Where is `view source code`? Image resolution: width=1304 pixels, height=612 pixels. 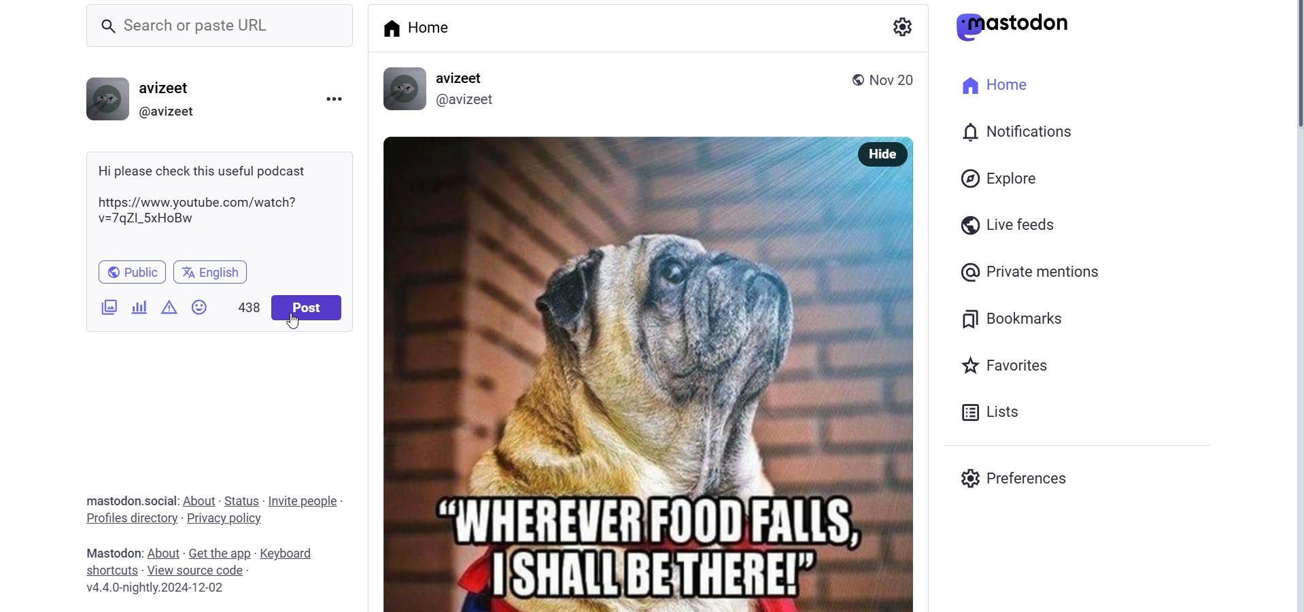
view source code is located at coordinates (200, 570).